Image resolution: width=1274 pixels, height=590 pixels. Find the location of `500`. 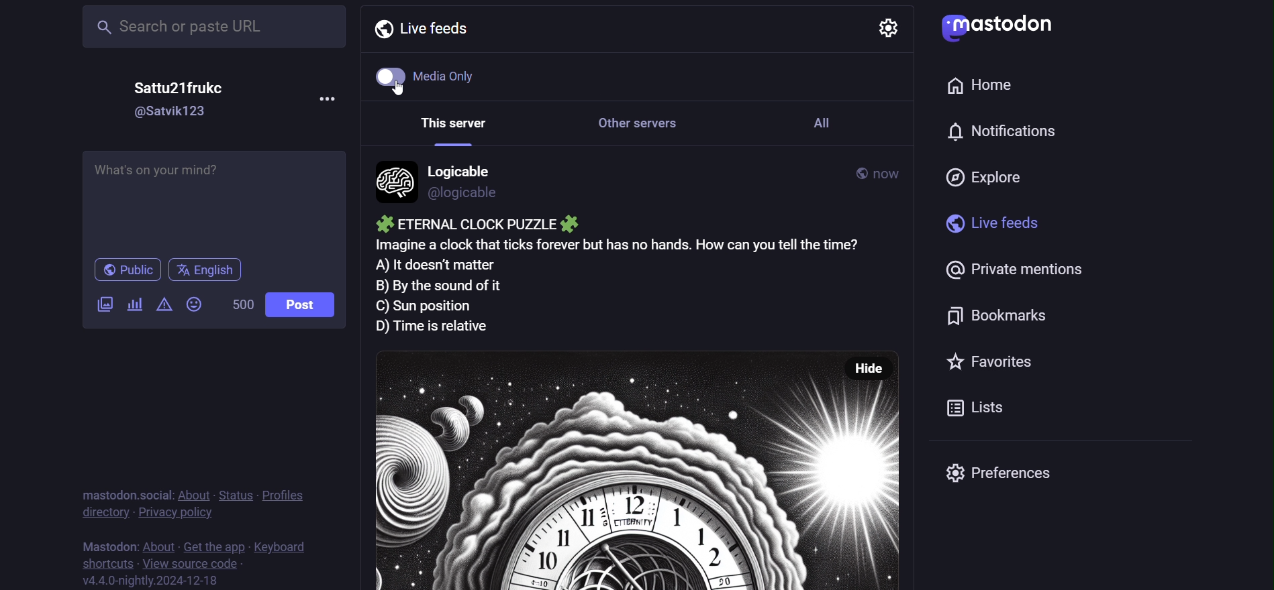

500 is located at coordinates (240, 304).